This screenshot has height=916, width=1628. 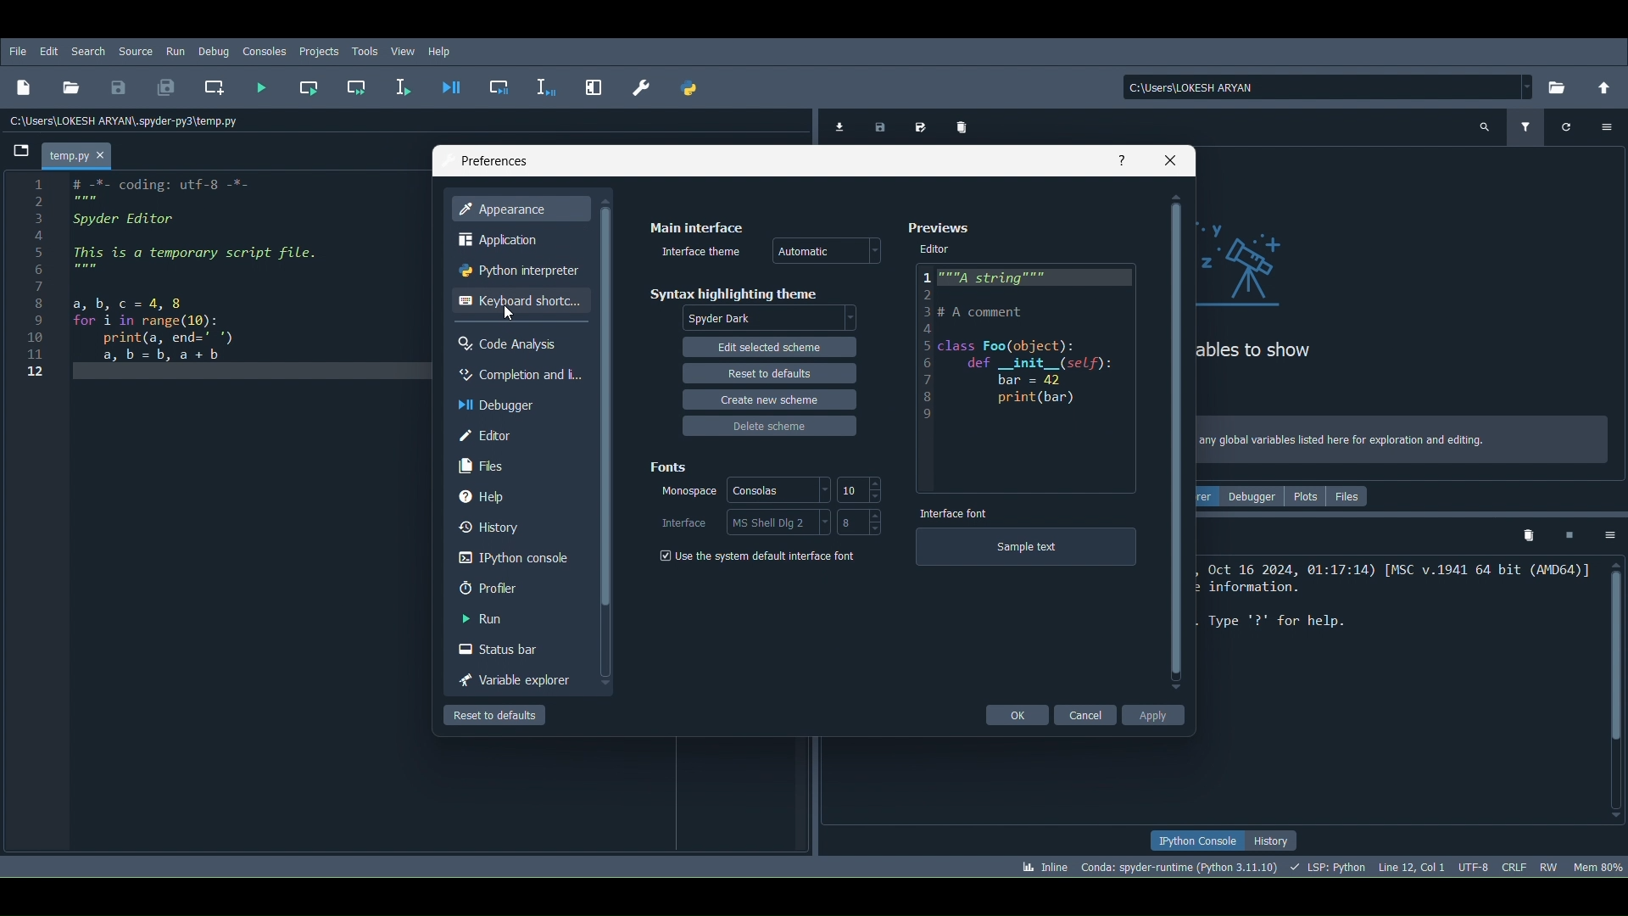 I want to click on File name, so click(x=81, y=154).